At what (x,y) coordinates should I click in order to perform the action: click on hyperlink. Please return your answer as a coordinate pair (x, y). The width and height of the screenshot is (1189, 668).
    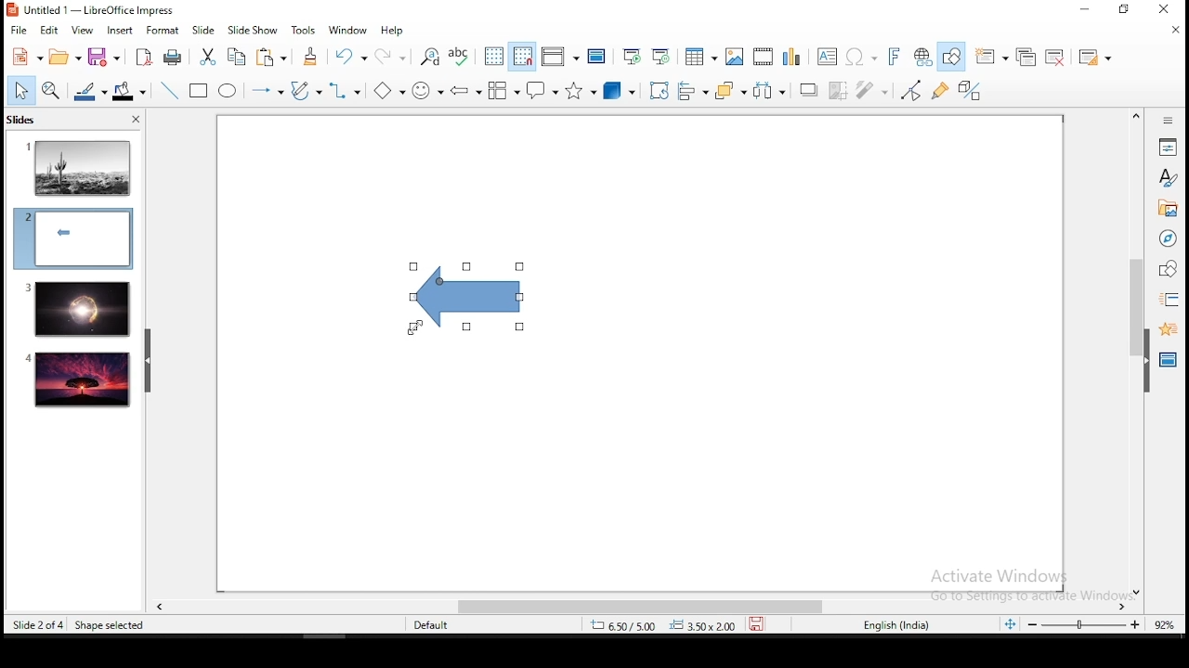
    Looking at the image, I should click on (923, 58).